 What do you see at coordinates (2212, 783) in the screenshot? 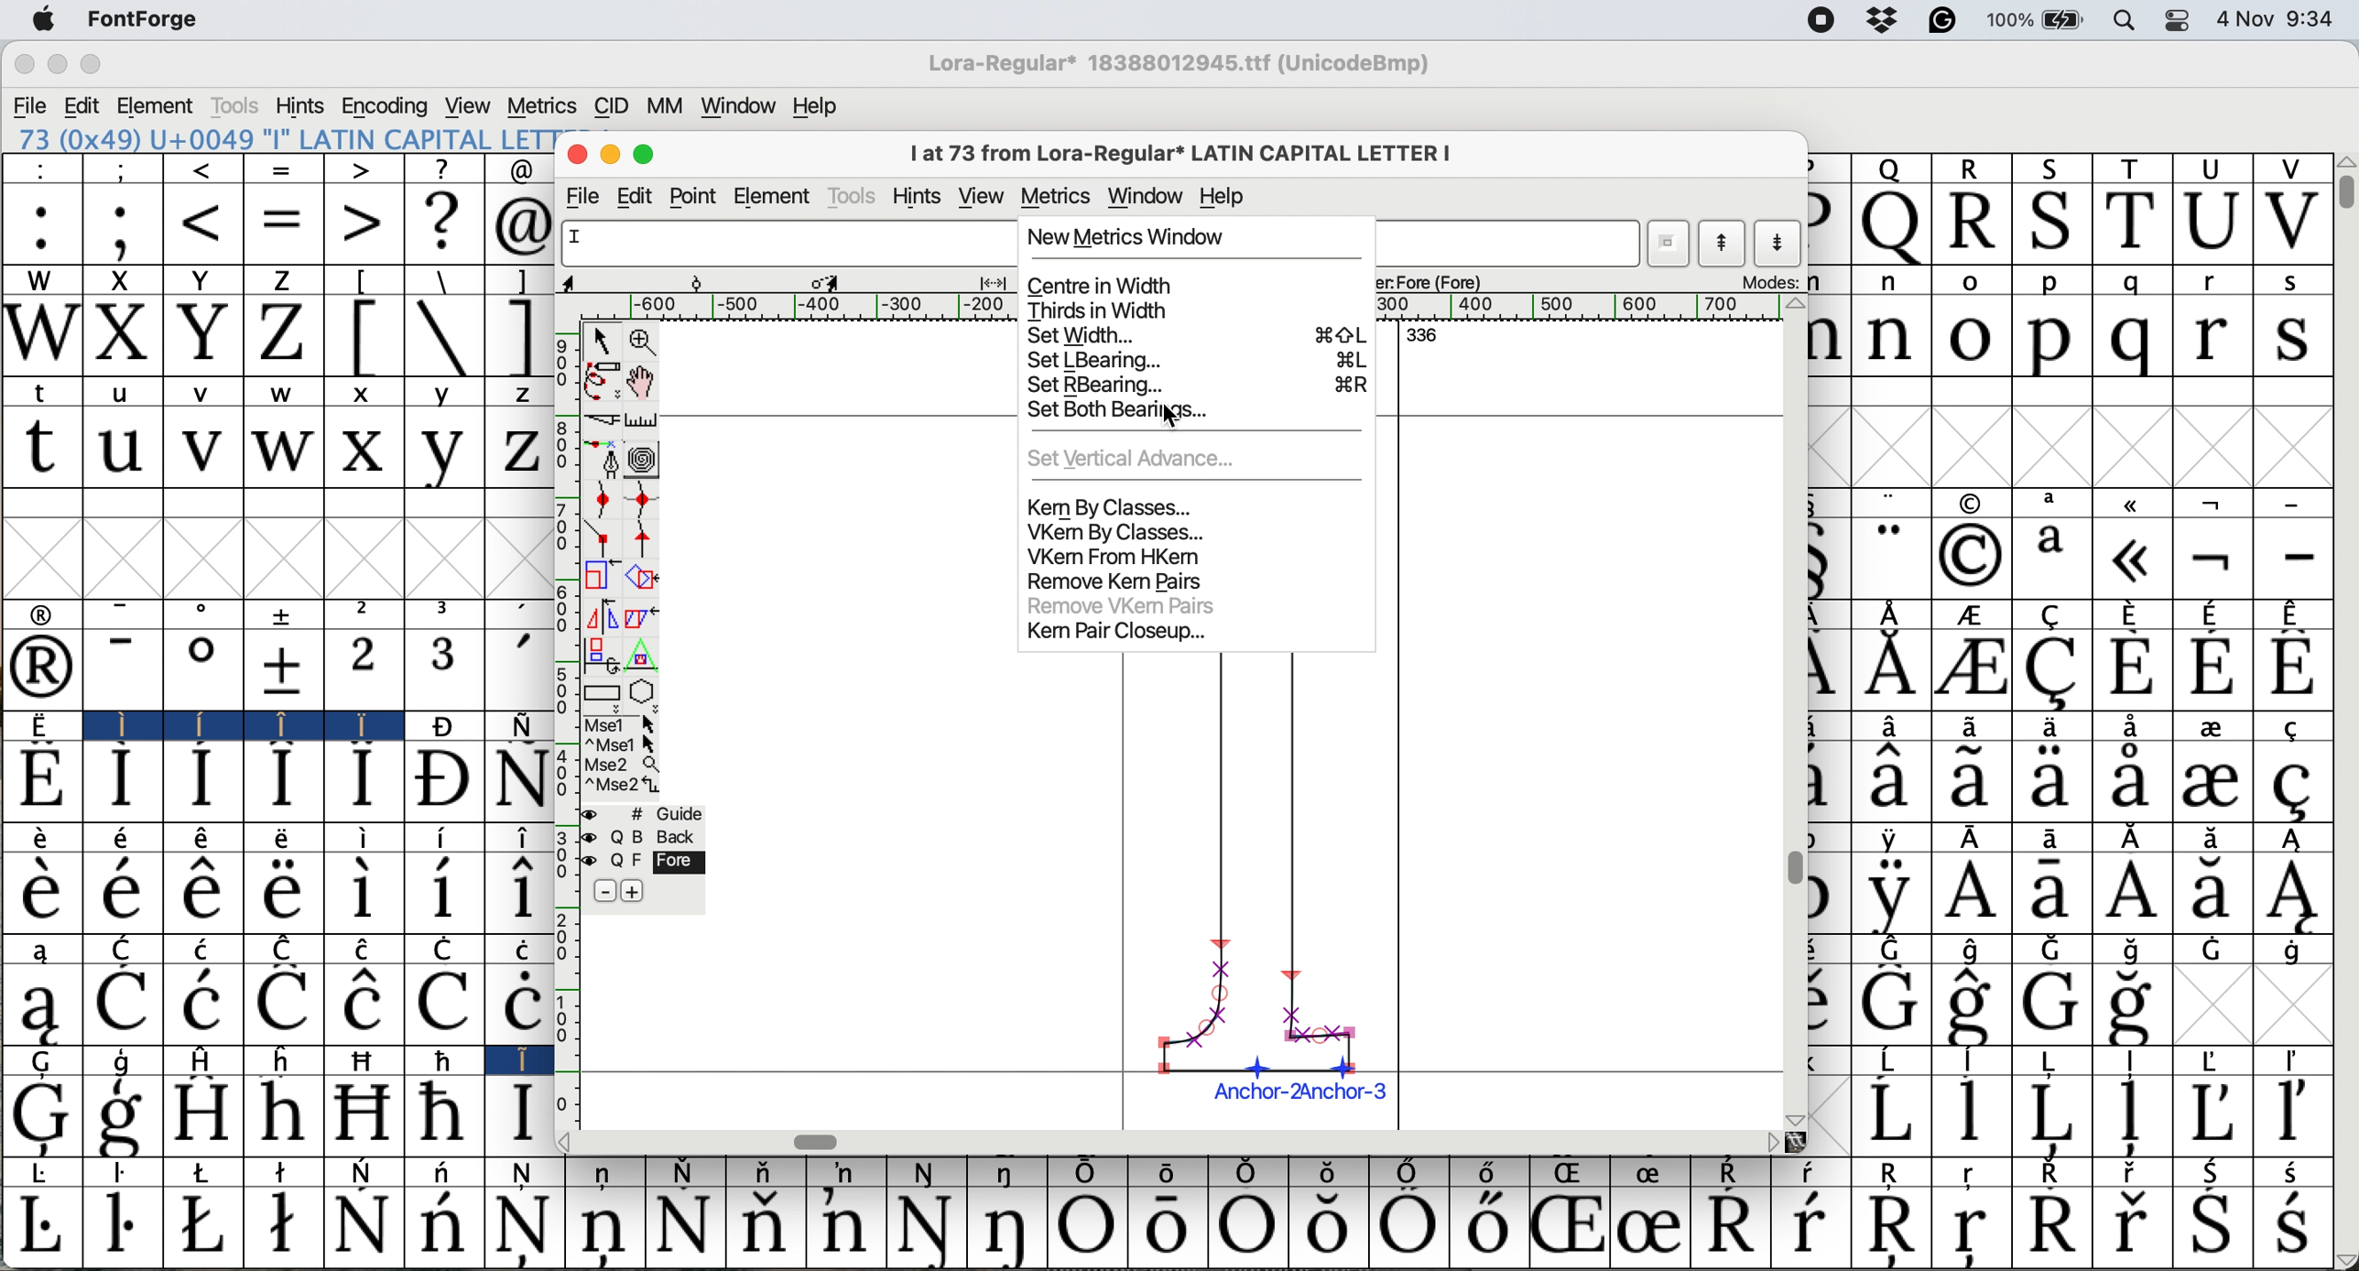
I see `Symbol` at bounding box center [2212, 783].